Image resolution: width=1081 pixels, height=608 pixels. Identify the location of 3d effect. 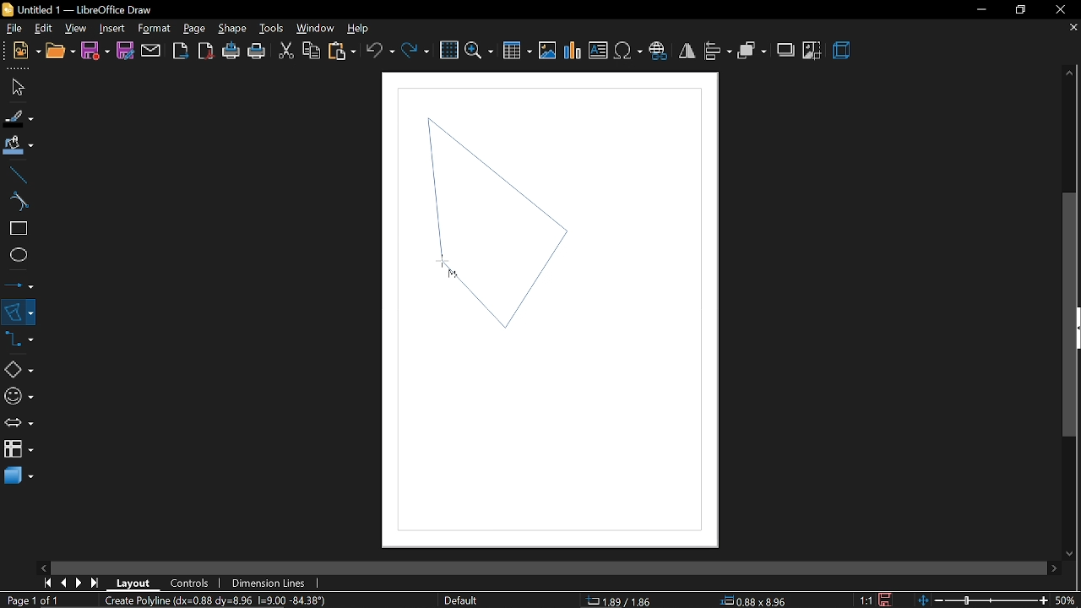
(842, 51).